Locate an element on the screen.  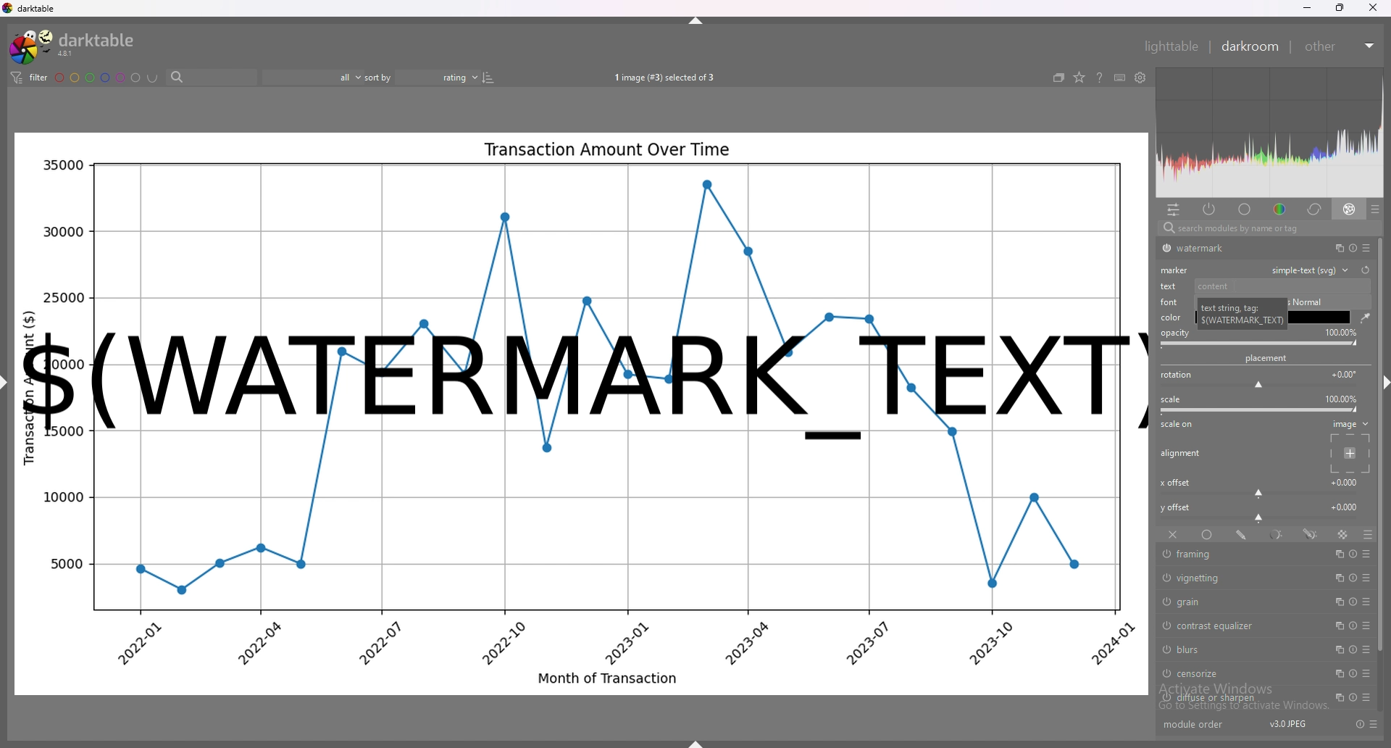
darkroom is located at coordinates (1250, 46).